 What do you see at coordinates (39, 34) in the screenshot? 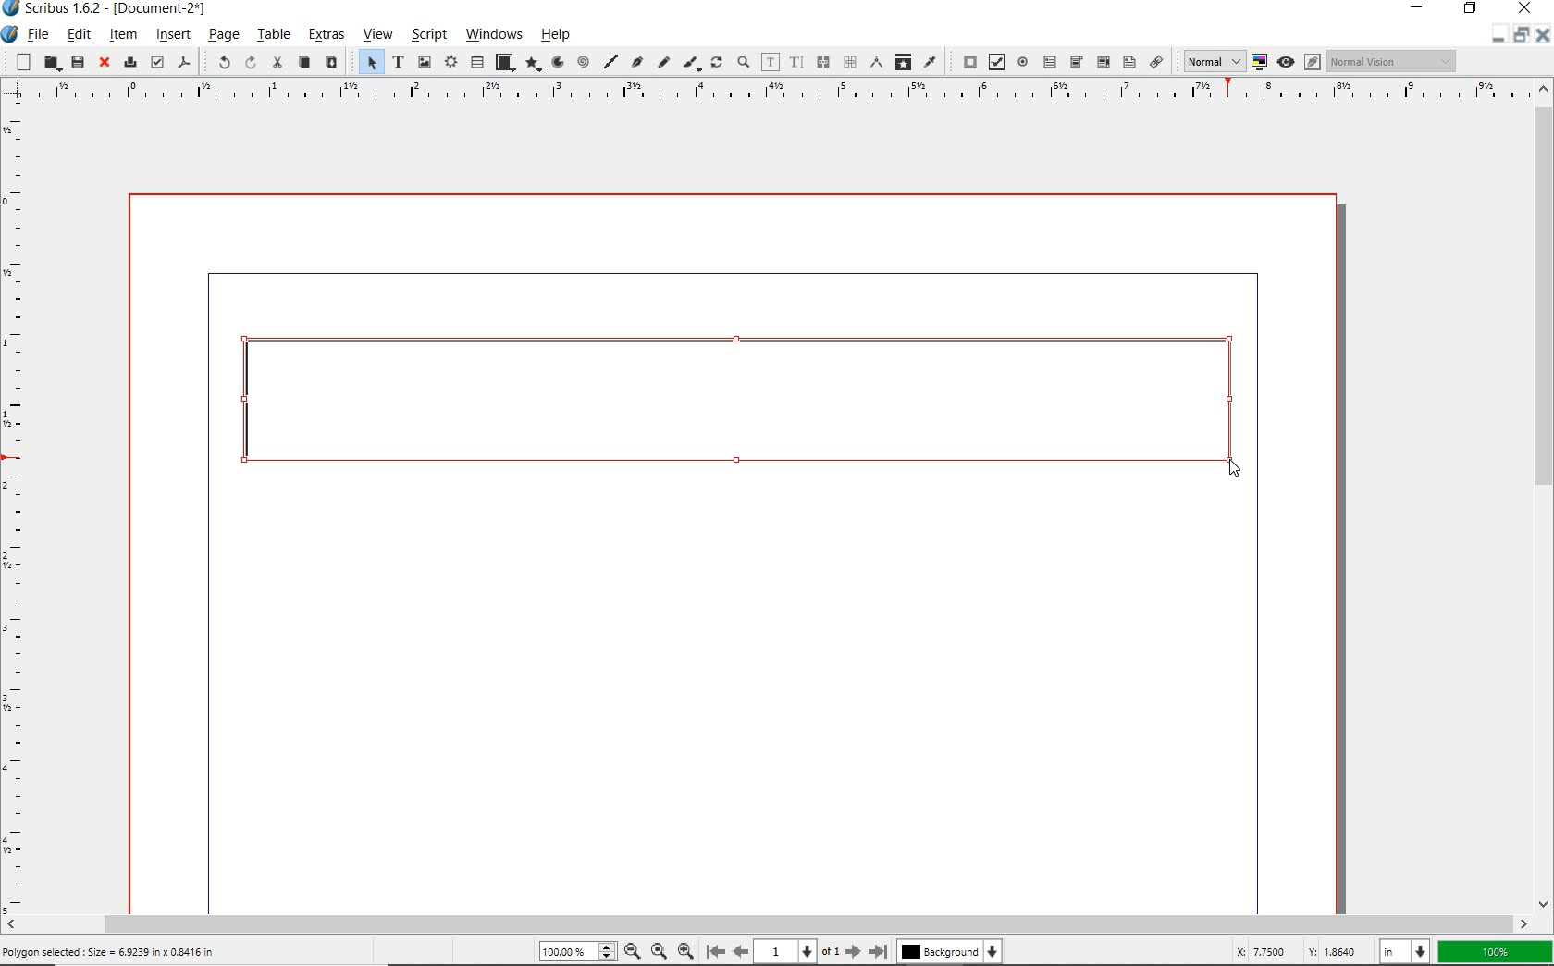
I see `file` at bounding box center [39, 34].